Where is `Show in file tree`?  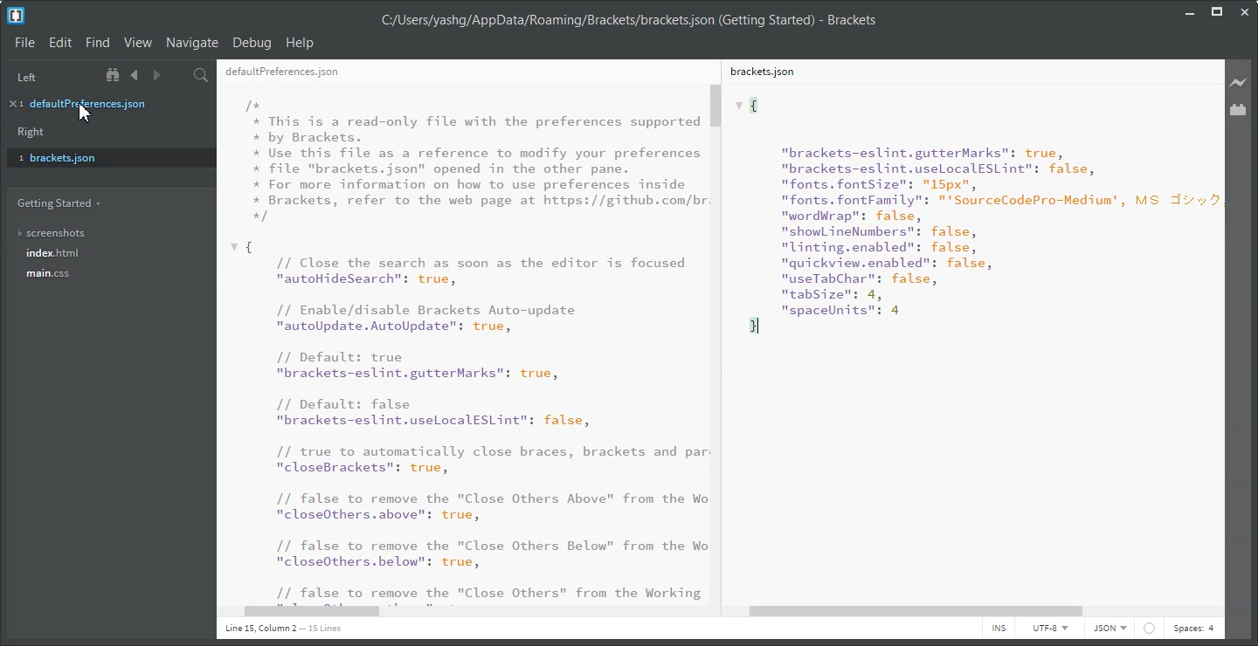 Show in file tree is located at coordinates (113, 75).